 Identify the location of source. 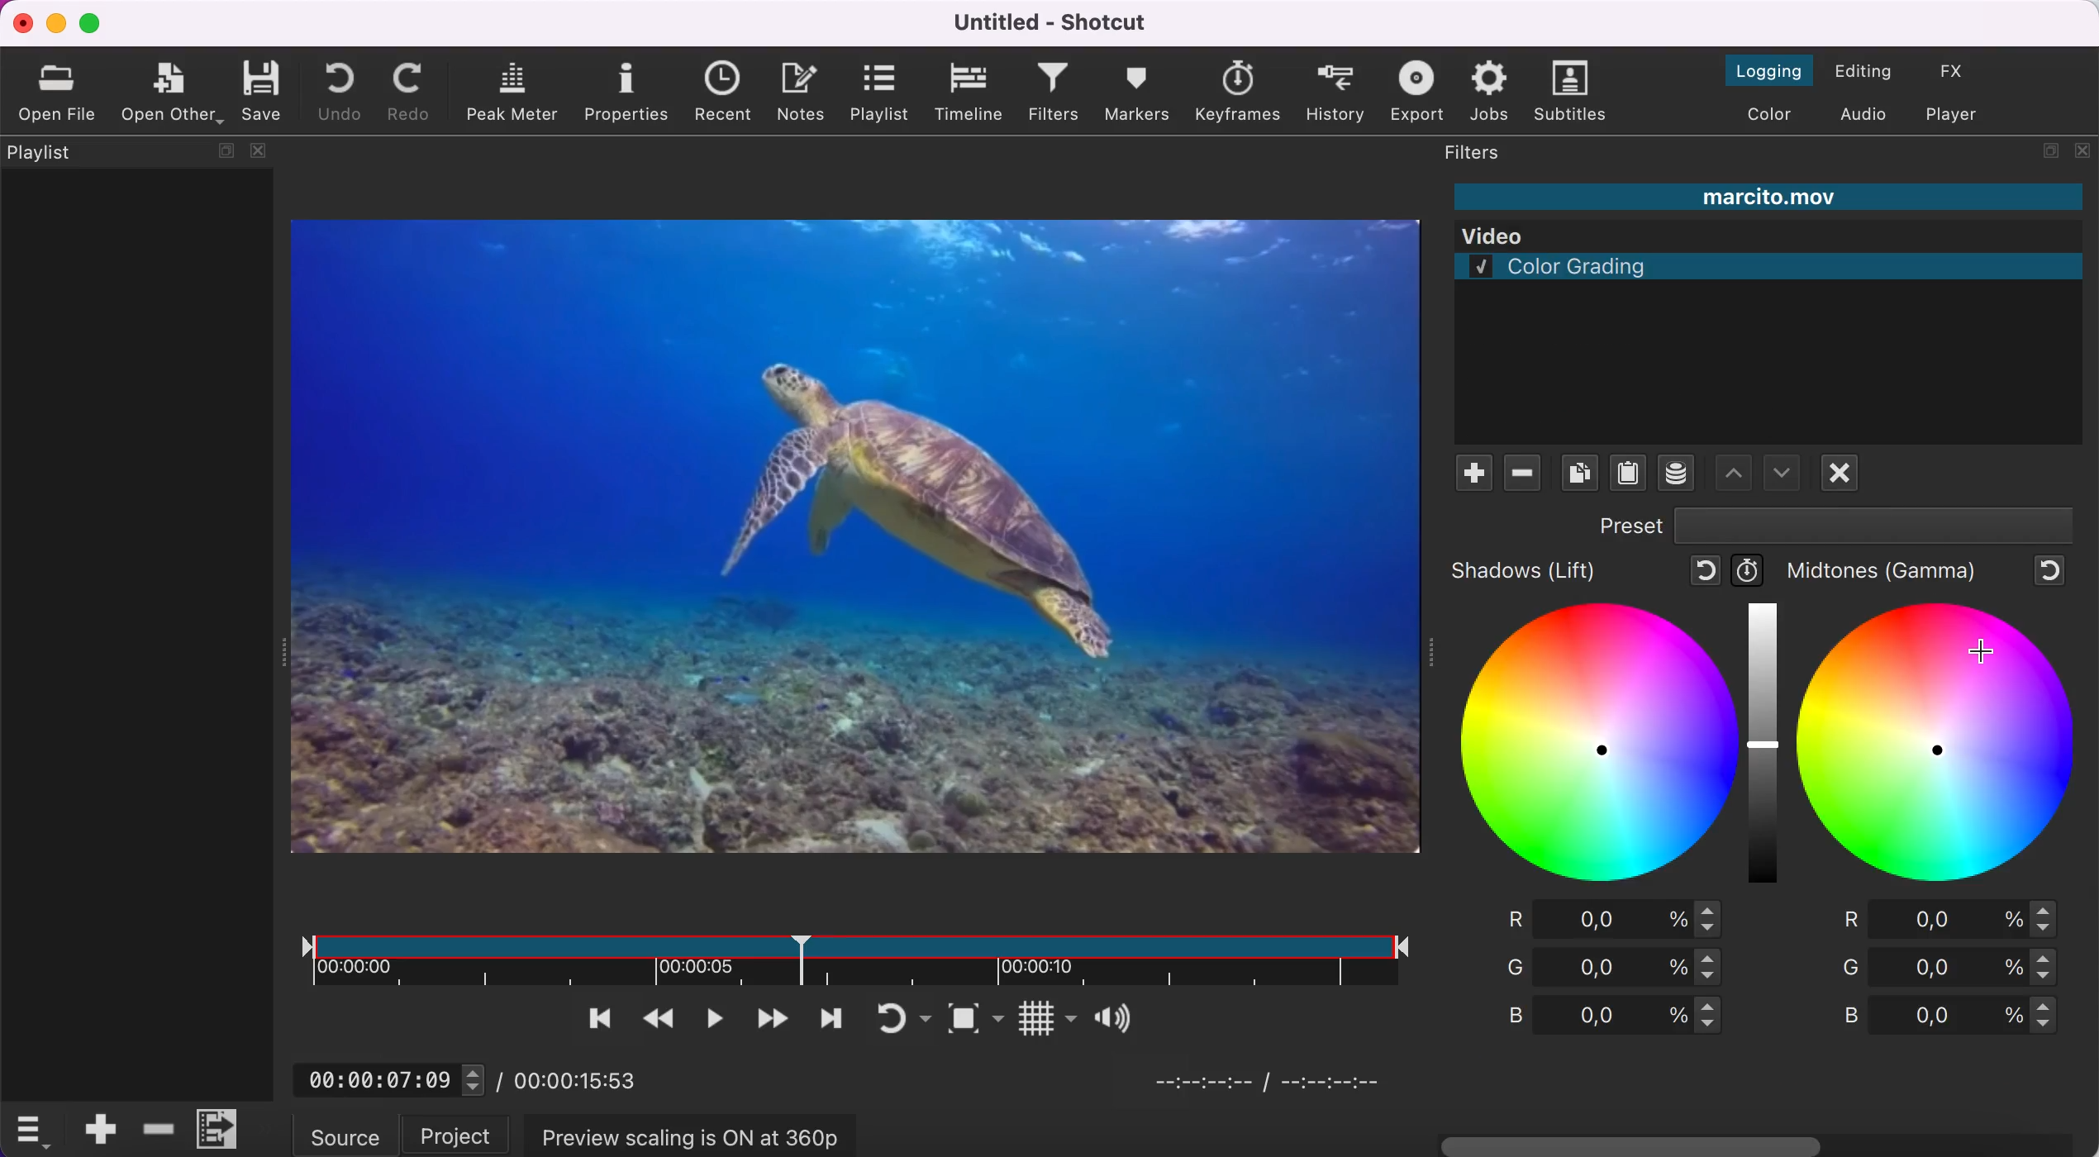
(346, 1134).